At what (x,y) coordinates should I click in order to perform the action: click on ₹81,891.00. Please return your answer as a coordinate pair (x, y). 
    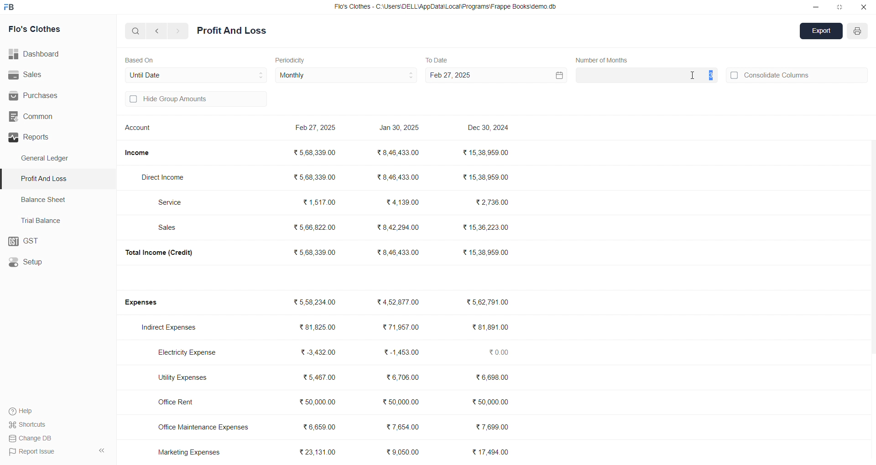
    Looking at the image, I should click on (490, 327).